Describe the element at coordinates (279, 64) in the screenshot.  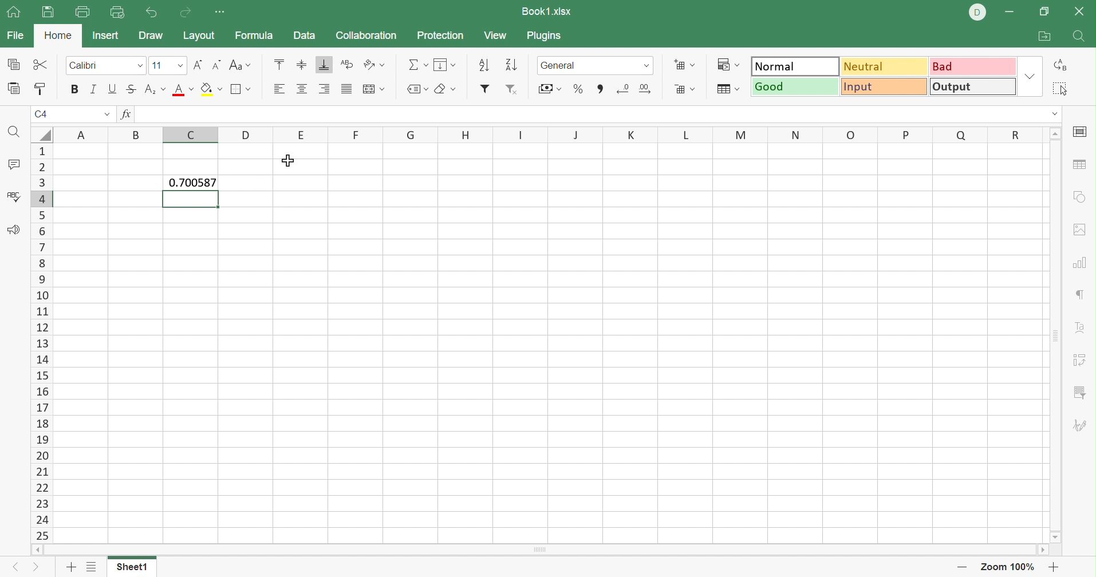
I see `Align top` at that location.